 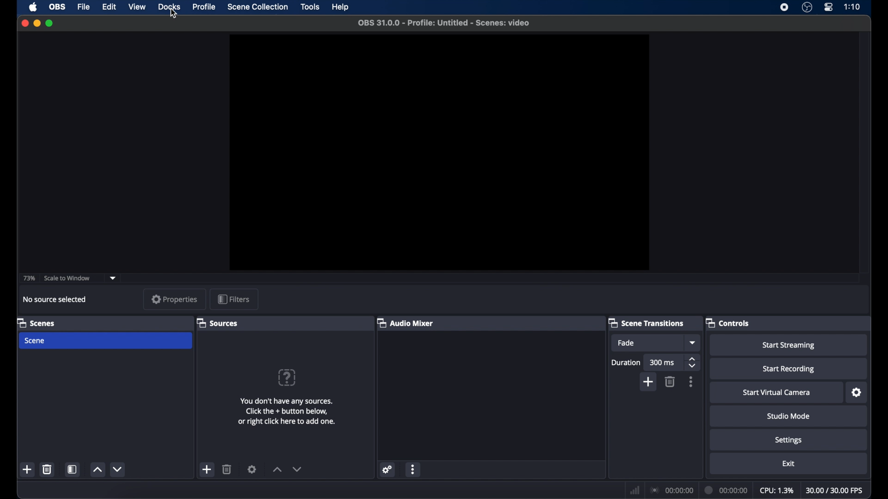 I want to click on stepper button, so click(x=693, y=362).